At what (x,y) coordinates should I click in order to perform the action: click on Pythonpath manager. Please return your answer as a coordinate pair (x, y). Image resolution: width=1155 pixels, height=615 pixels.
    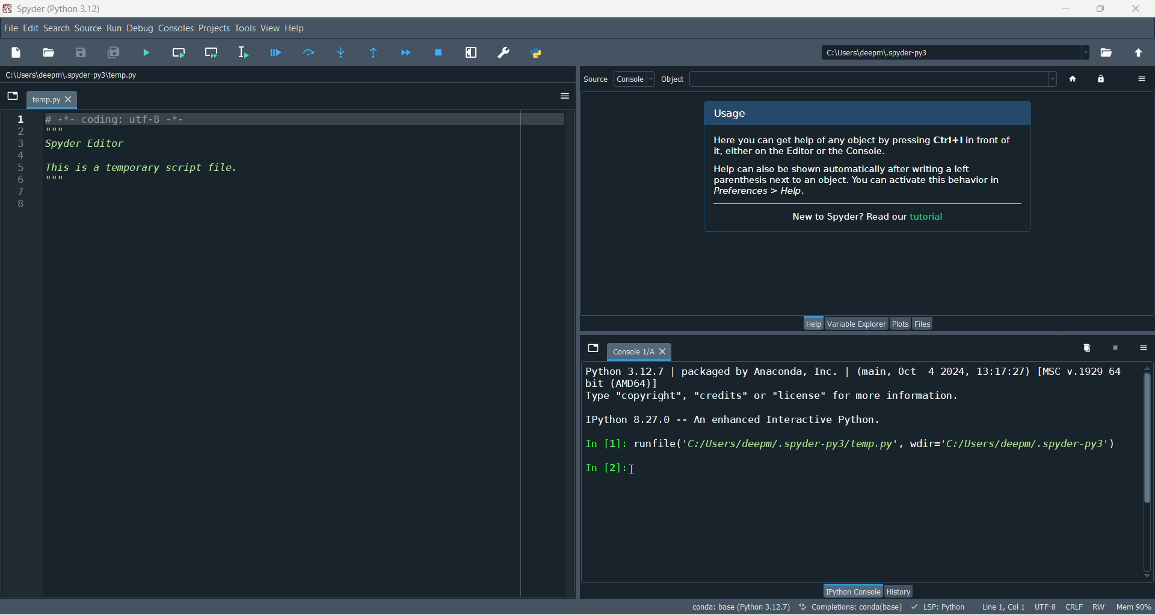
    Looking at the image, I should click on (536, 54).